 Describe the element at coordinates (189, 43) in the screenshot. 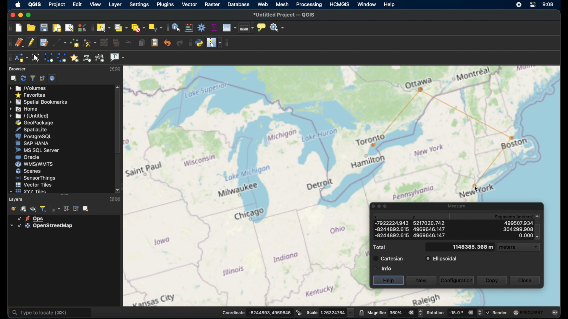

I see `plugins toolbar` at that location.